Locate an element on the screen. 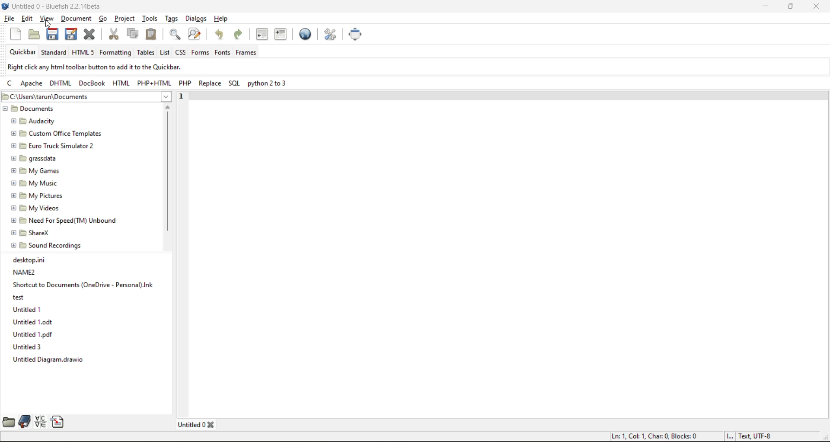 This screenshot has height=442, width=830. c is located at coordinates (10, 85).